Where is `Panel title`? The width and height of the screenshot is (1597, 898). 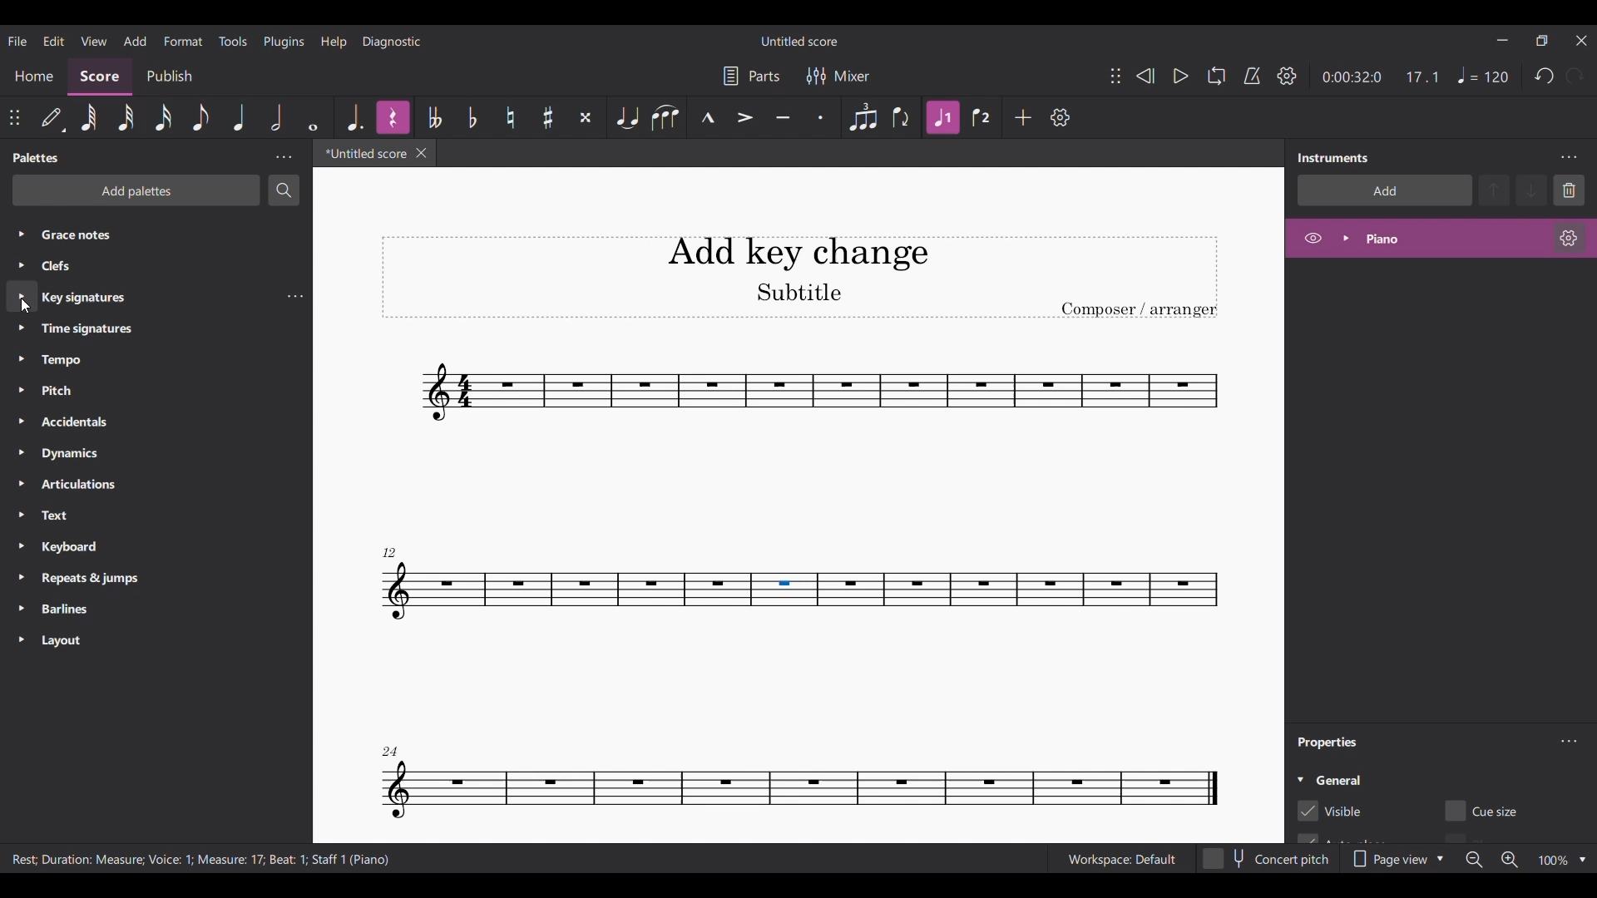 Panel title is located at coordinates (39, 157).